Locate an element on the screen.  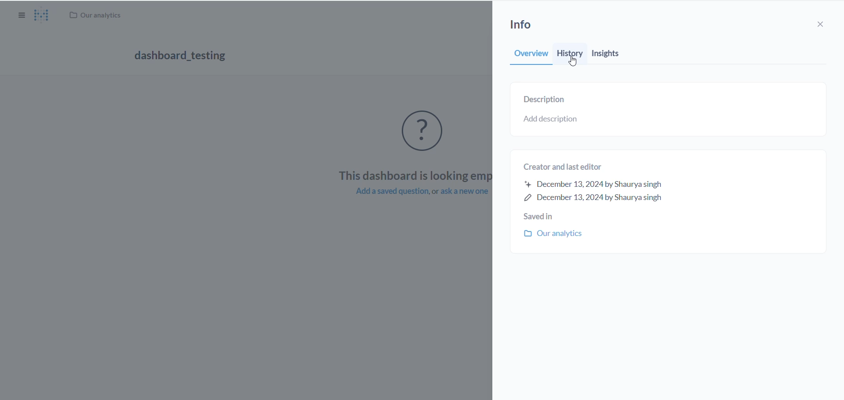
empty icon is located at coordinates (428, 132).